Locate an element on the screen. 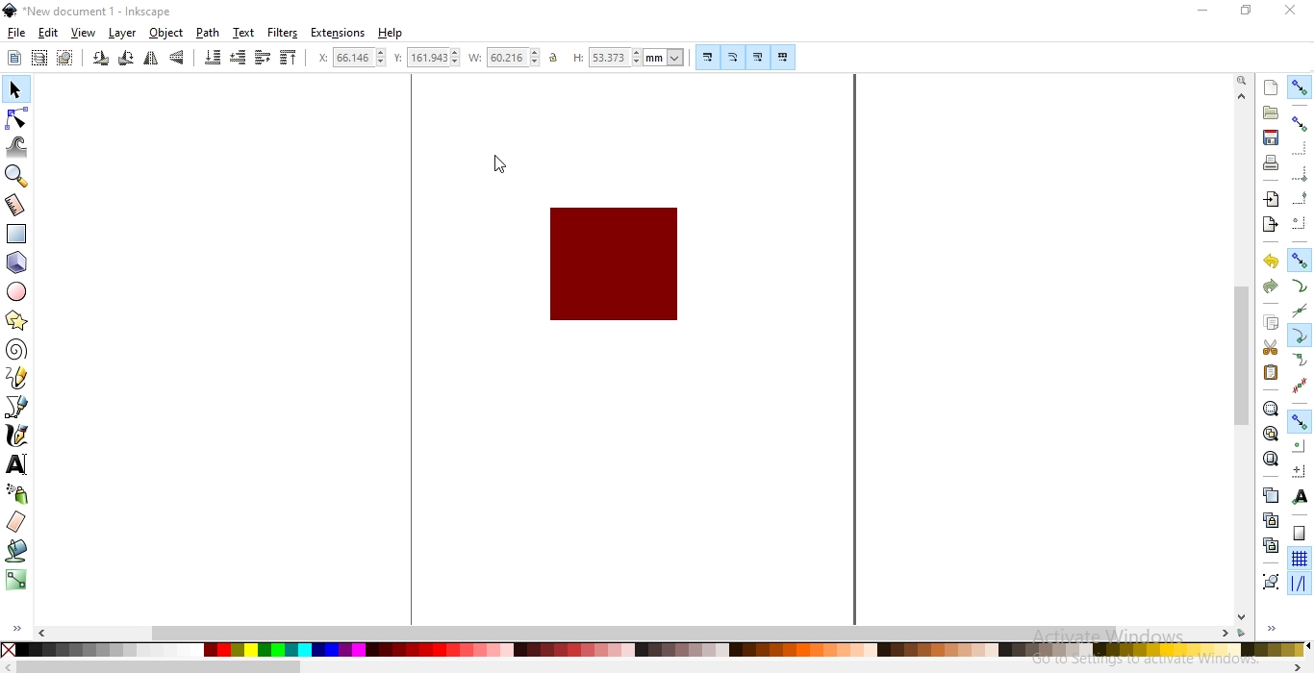 Image resolution: width=1314 pixels, height=673 pixels. raise selection to top is located at coordinates (286, 59).